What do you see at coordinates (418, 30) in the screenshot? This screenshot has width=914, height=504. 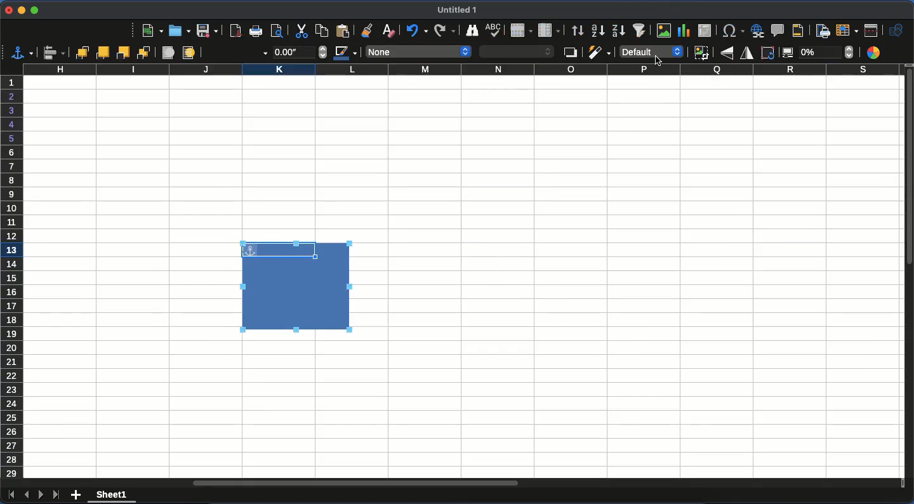 I see `undo` at bounding box center [418, 30].